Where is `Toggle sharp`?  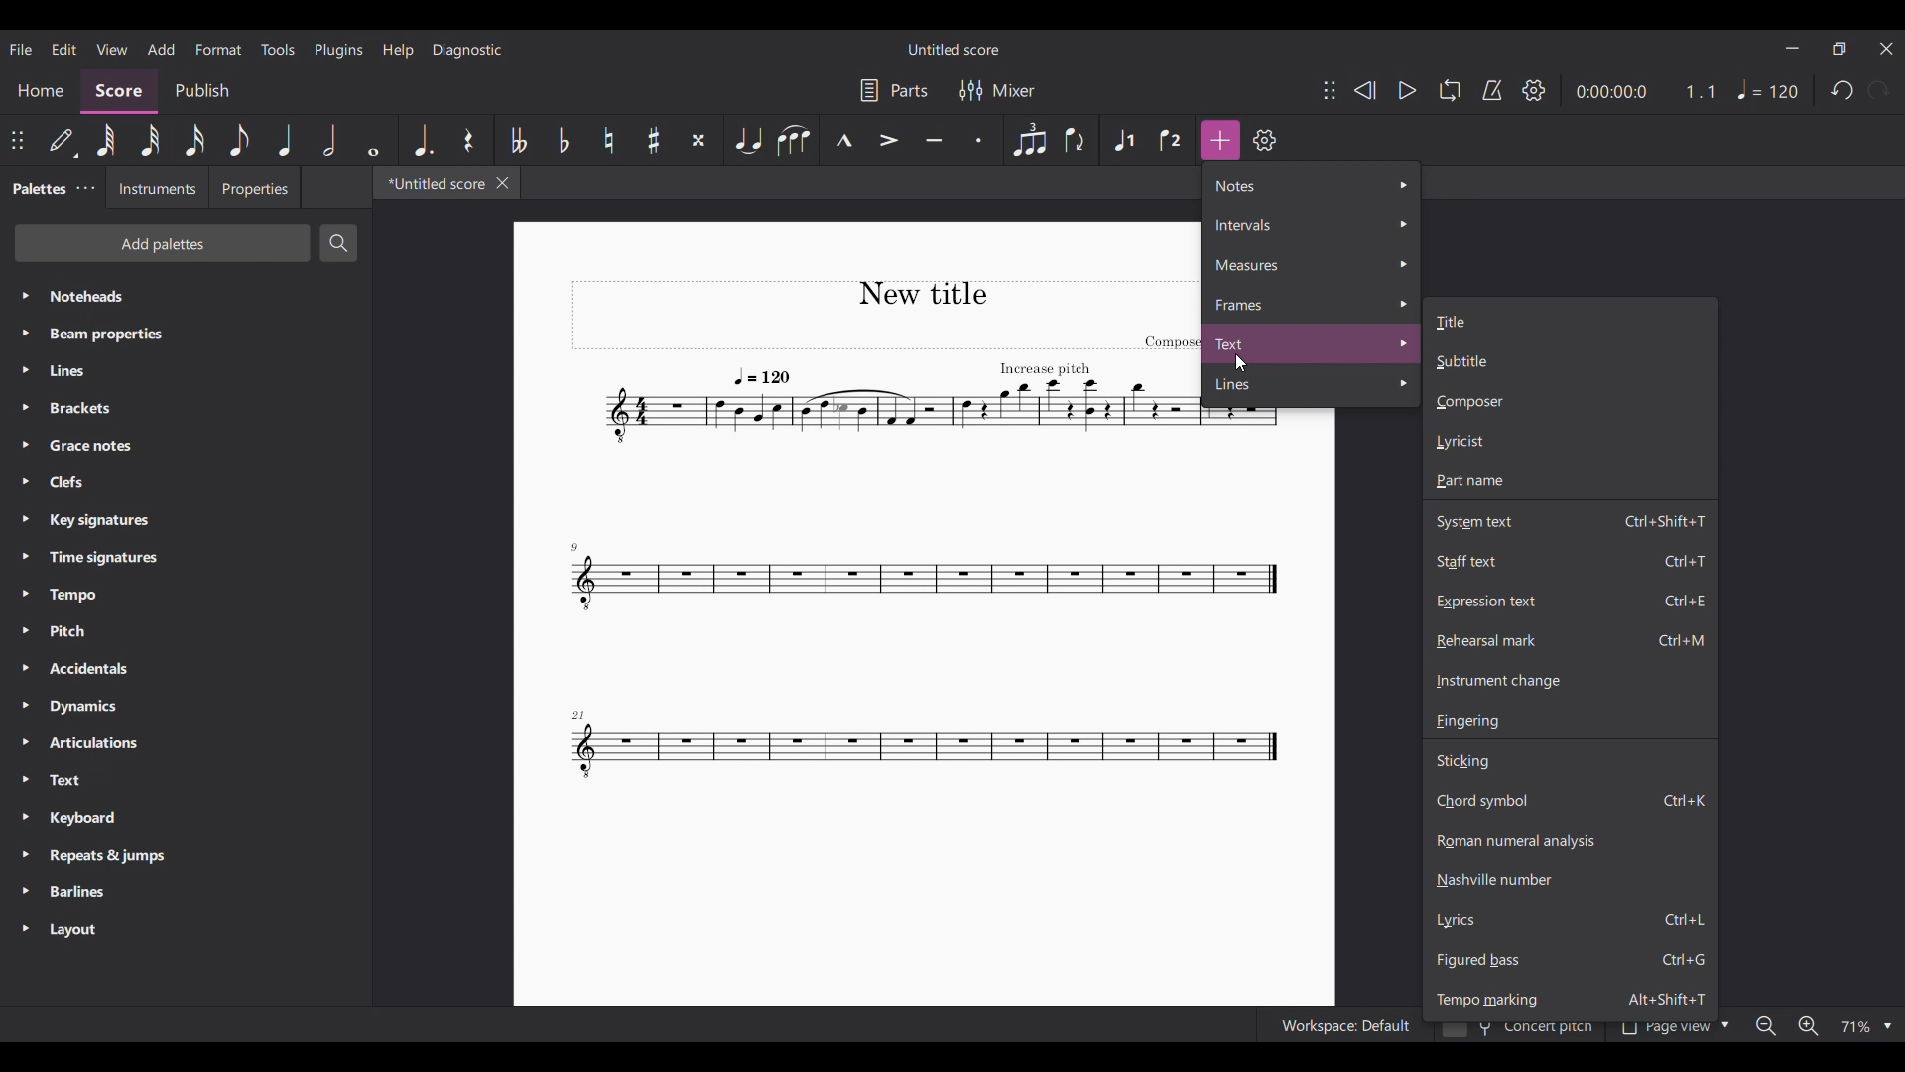
Toggle sharp is located at coordinates (654, 141).